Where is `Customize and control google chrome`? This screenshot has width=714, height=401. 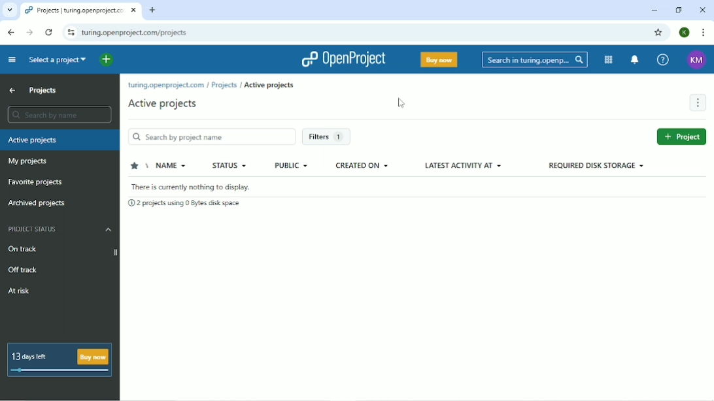
Customize and control google chrome is located at coordinates (701, 33).